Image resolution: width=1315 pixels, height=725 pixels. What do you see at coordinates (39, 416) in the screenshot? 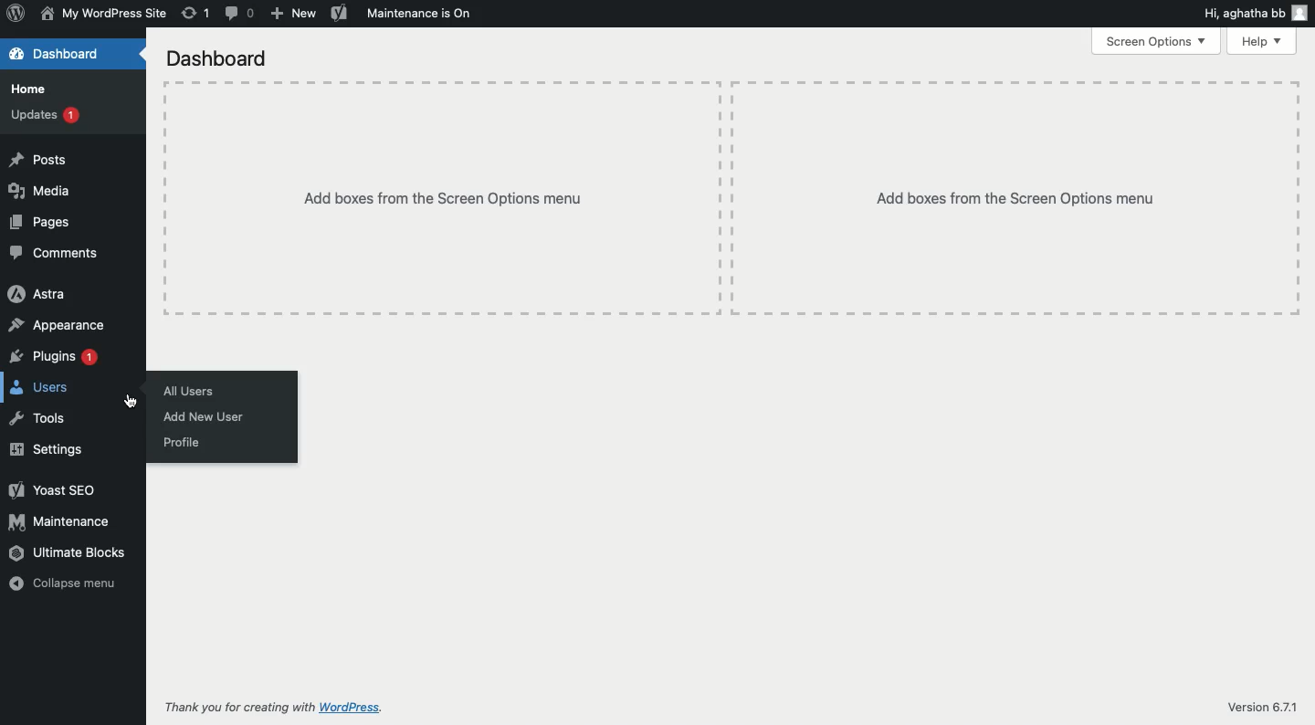
I see `Tools` at bounding box center [39, 416].